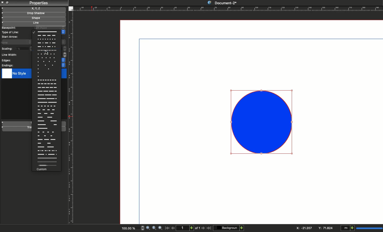 This screenshot has height=232, width=383. What do you see at coordinates (46, 132) in the screenshot?
I see `line option` at bounding box center [46, 132].